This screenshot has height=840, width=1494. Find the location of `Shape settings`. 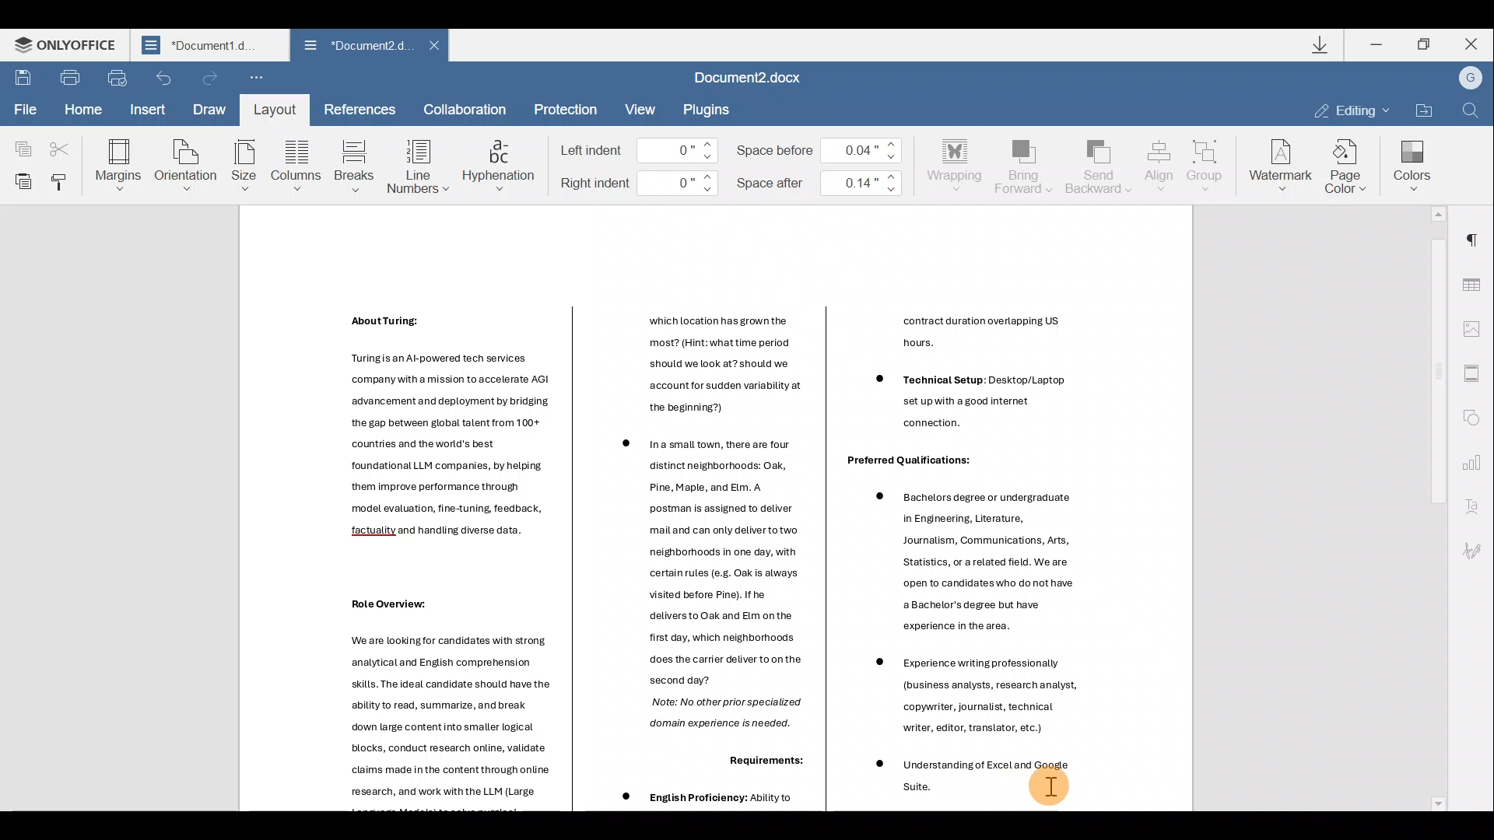

Shape settings is located at coordinates (1477, 419).